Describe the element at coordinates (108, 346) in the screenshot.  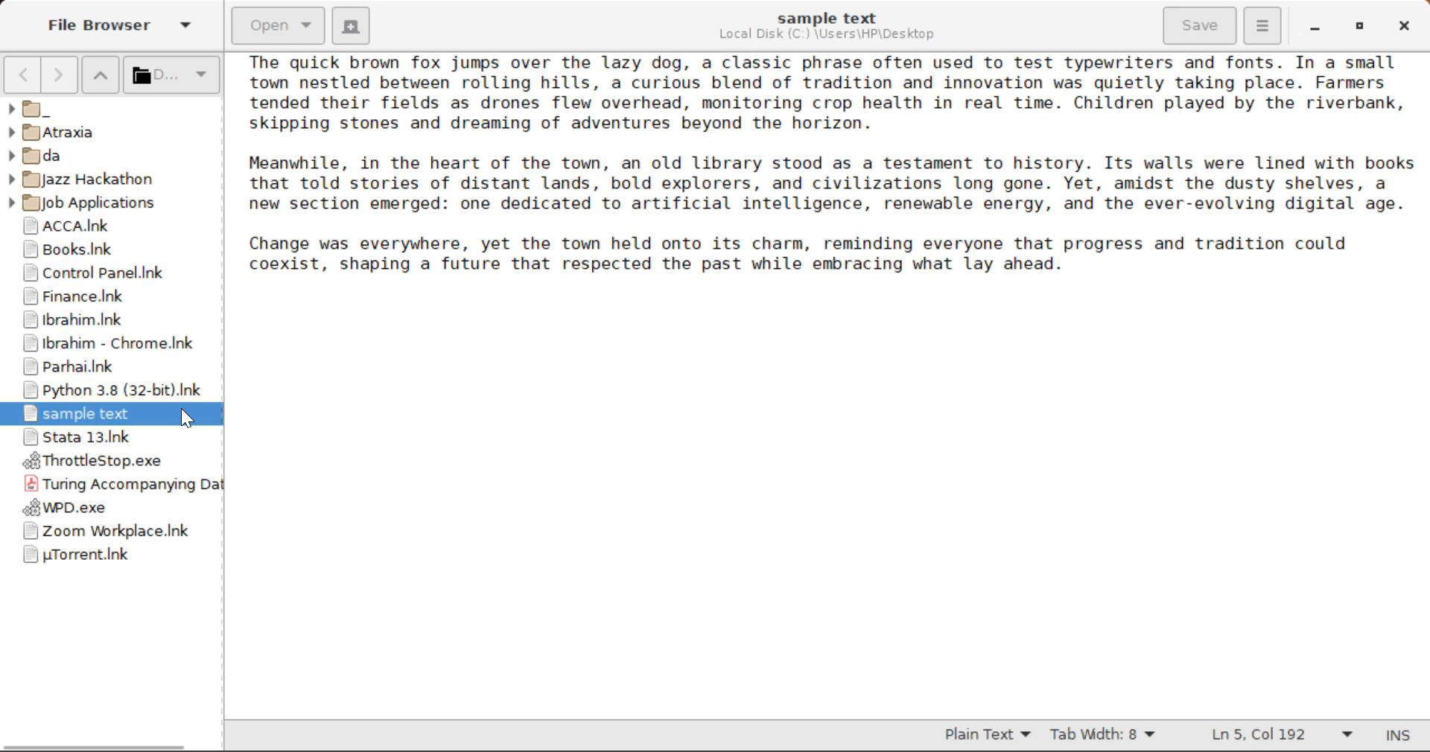
I see `Ibrahim - Chrome Shortcut Link` at that location.